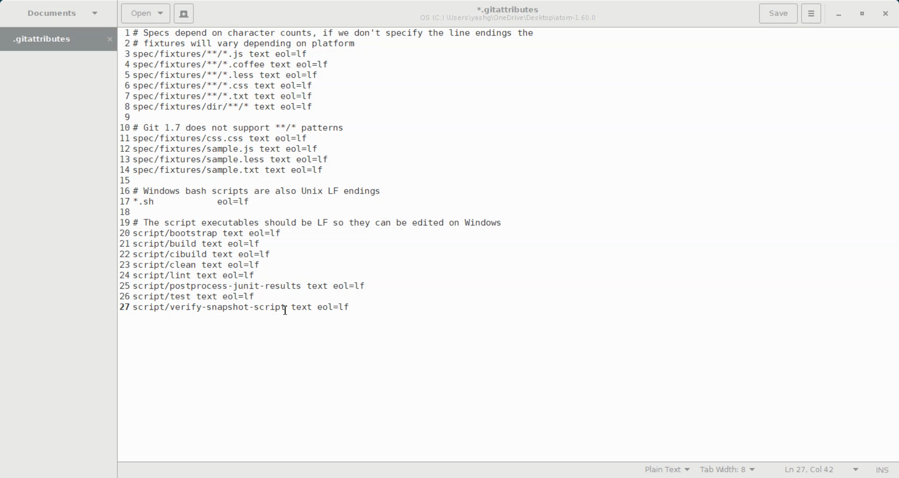 This screenshot has width=899, height=478. I want to click on INS, so click(882, 470).